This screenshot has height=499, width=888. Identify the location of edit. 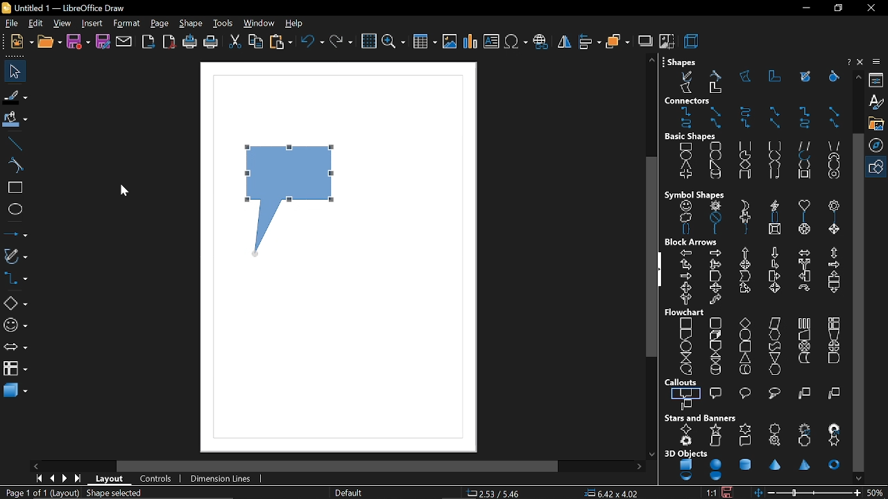
(35, 24).